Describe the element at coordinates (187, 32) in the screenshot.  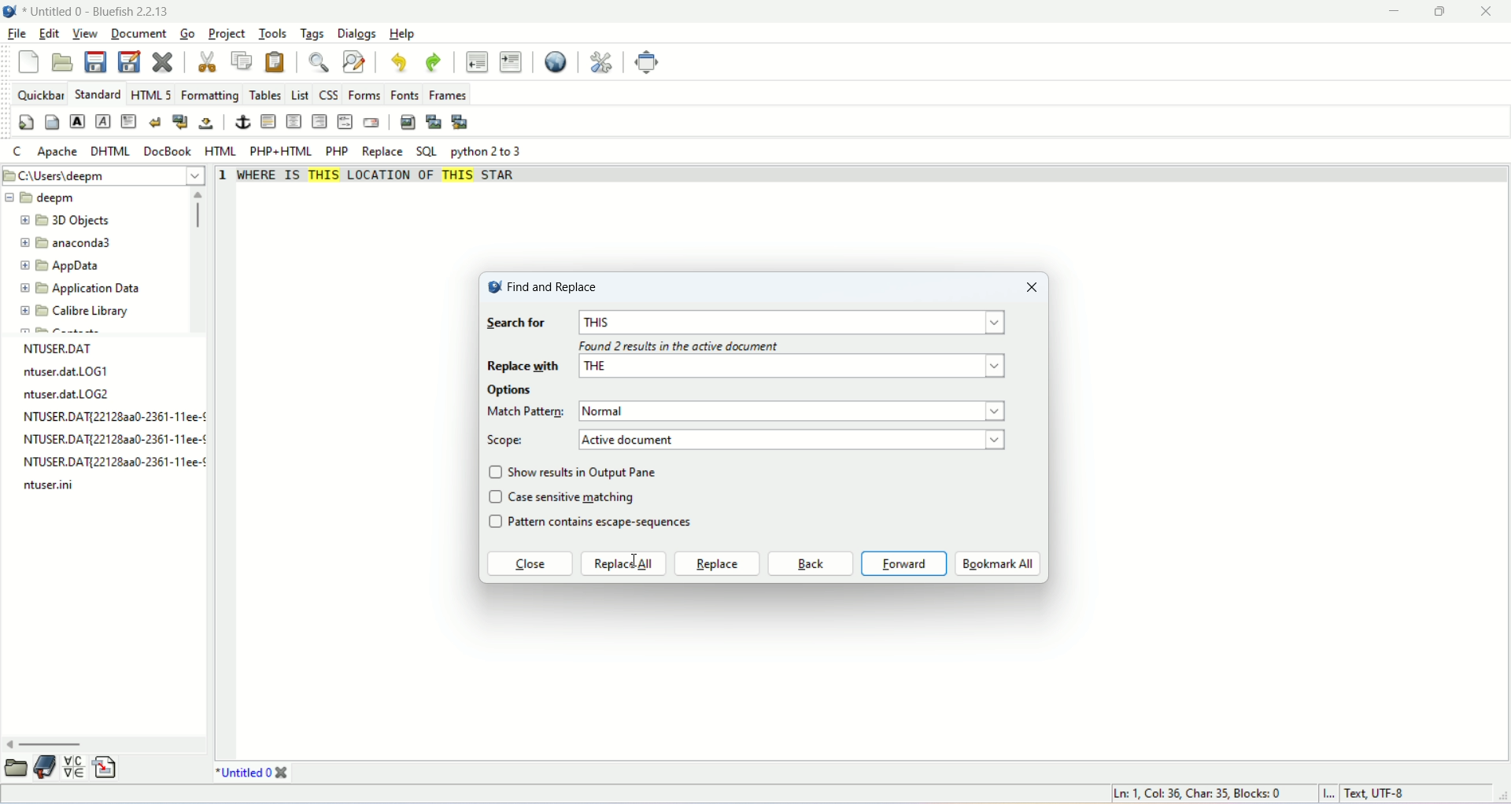
I see `go` at that location.